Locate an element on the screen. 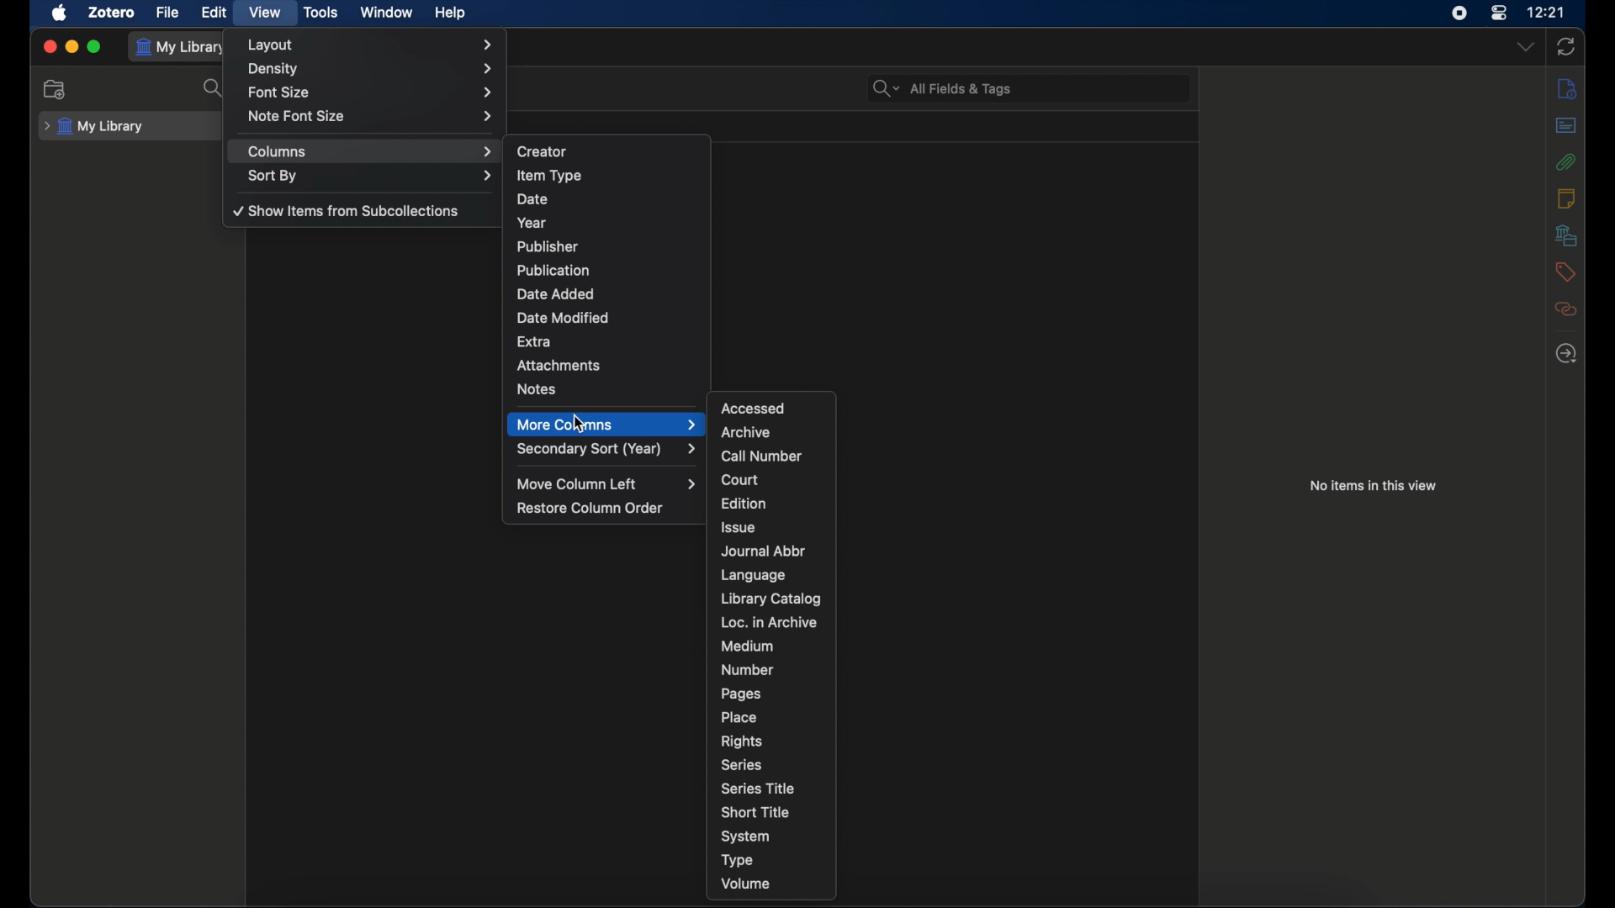 The image size is (1615, 908). edit is located at coordinates (214, 13).